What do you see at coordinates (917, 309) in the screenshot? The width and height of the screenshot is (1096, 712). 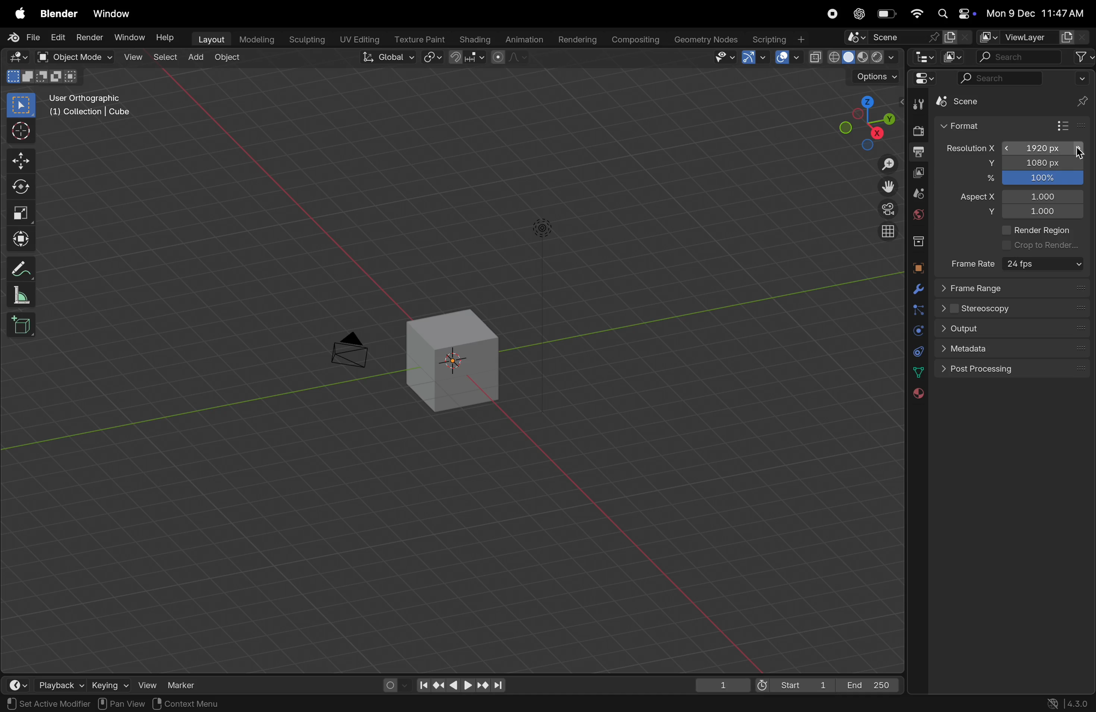 I see `particles` at bounding box center [917, 309].